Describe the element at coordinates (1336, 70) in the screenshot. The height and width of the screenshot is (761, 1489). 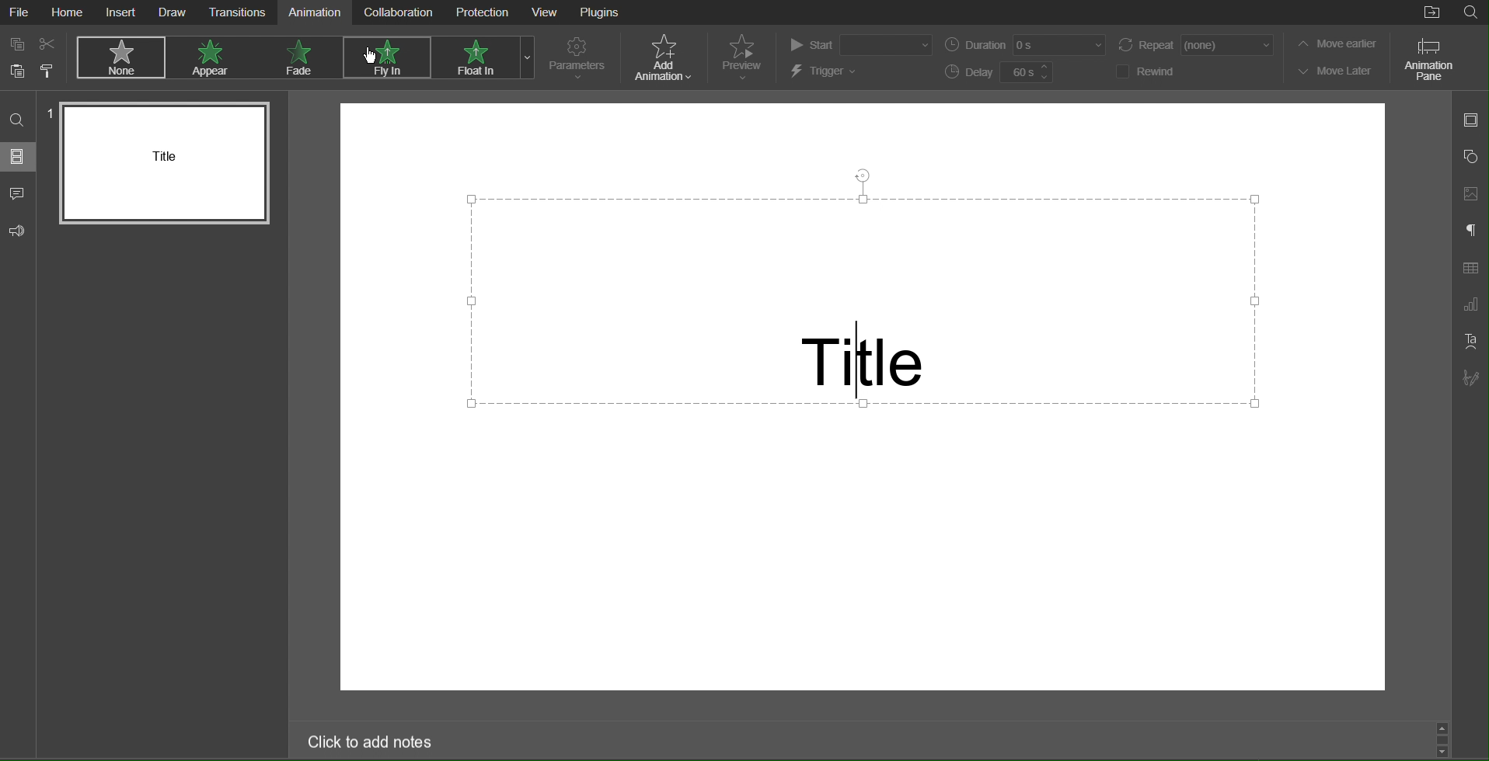
I see `Move Later` at that location.